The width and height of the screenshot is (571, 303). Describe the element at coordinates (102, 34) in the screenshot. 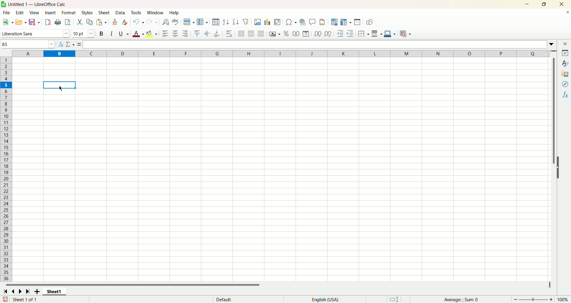

I see `bold` at that location.